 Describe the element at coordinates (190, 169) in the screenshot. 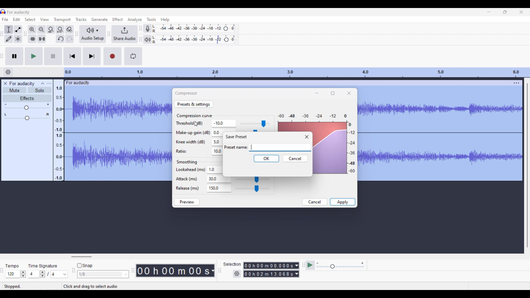

I see `Lookahead (ms)` at that location.